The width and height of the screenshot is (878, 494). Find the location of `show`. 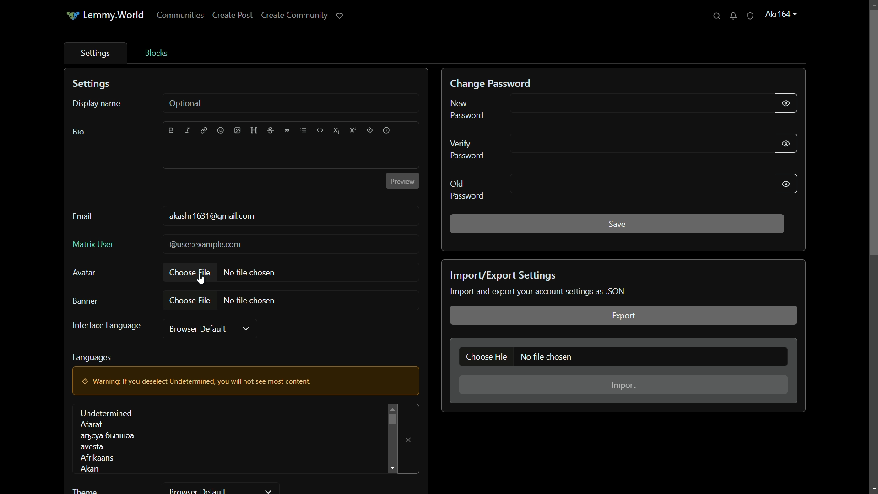

show is located at coordinates (785, 183).